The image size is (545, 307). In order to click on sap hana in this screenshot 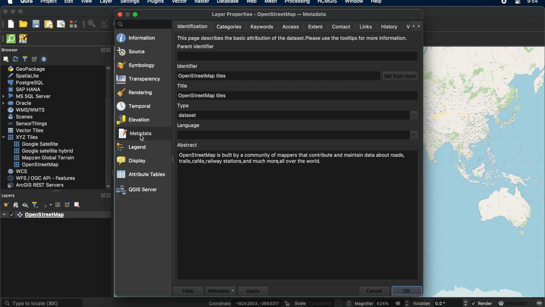, I will do `click(26, 90)`.